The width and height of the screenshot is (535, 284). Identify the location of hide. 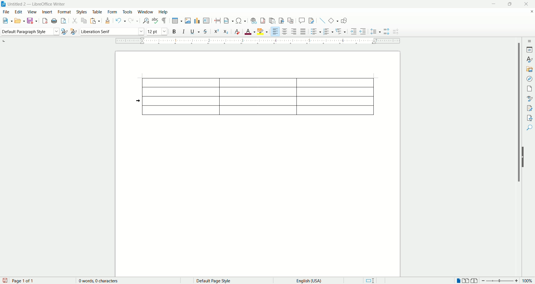
(524, 158).